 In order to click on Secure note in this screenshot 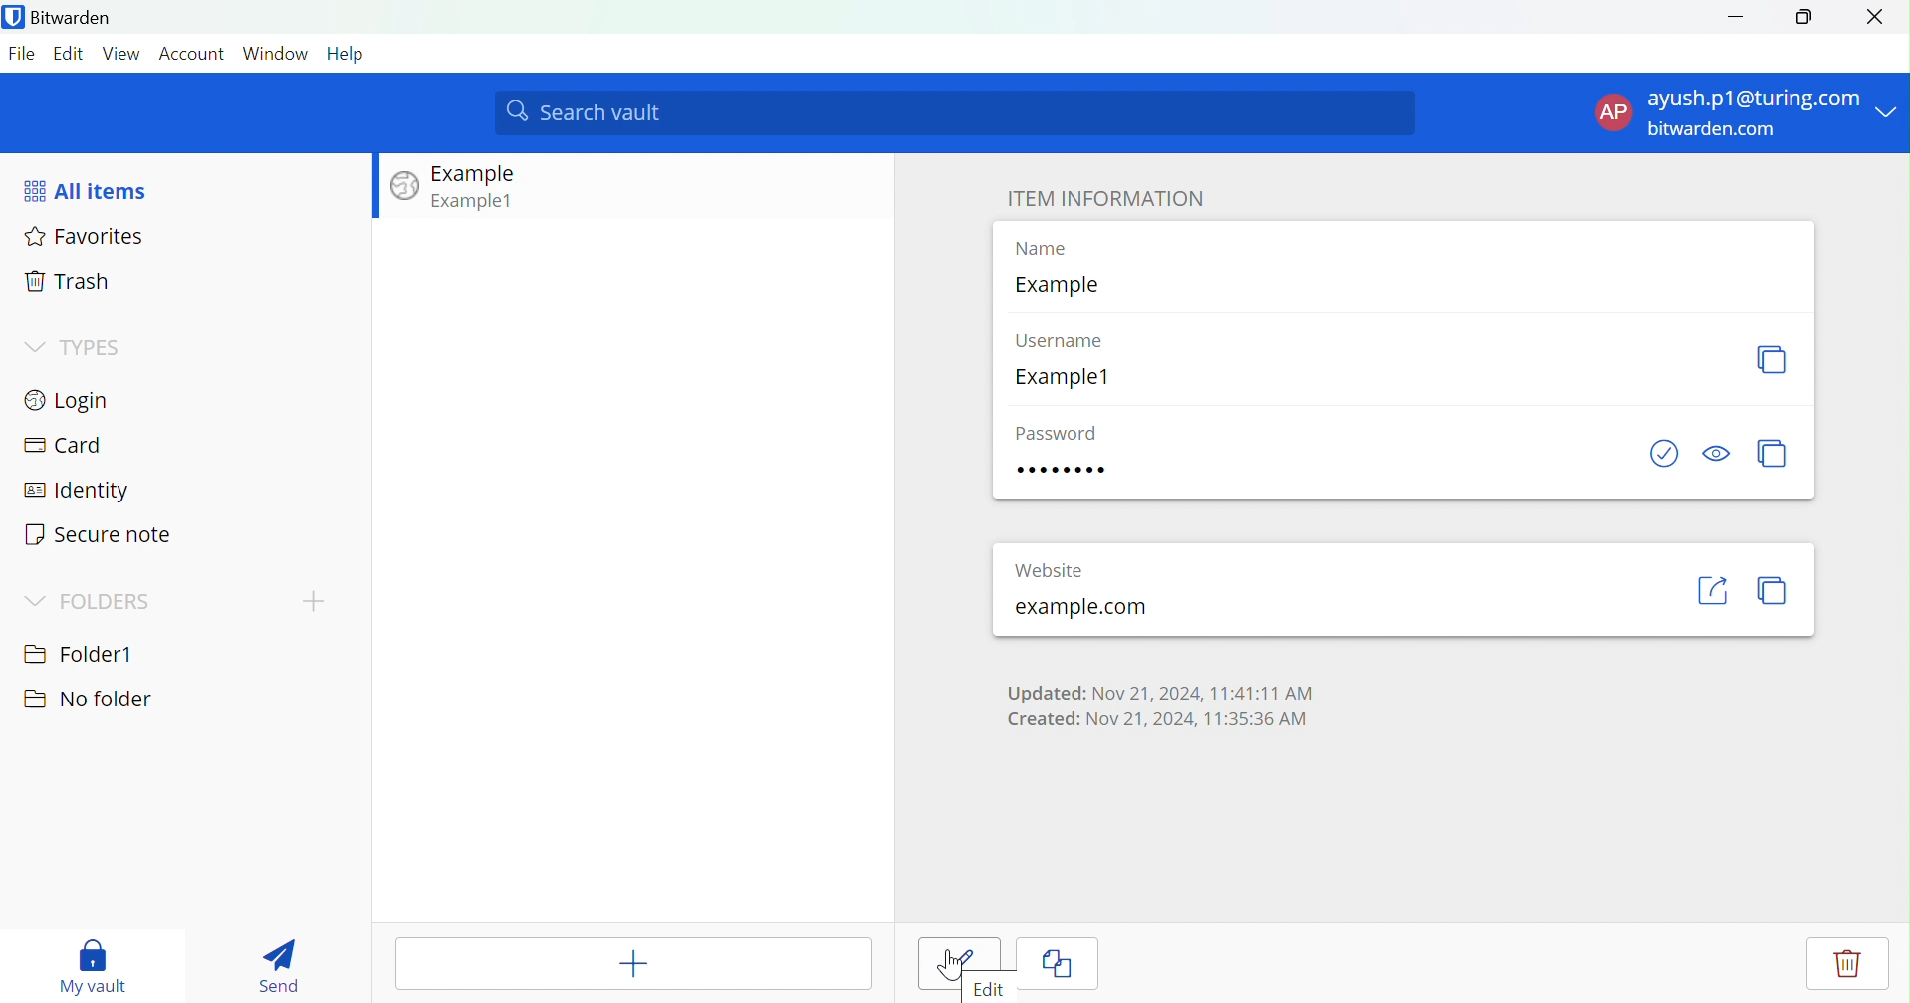, I will do `click(99, 535)`.